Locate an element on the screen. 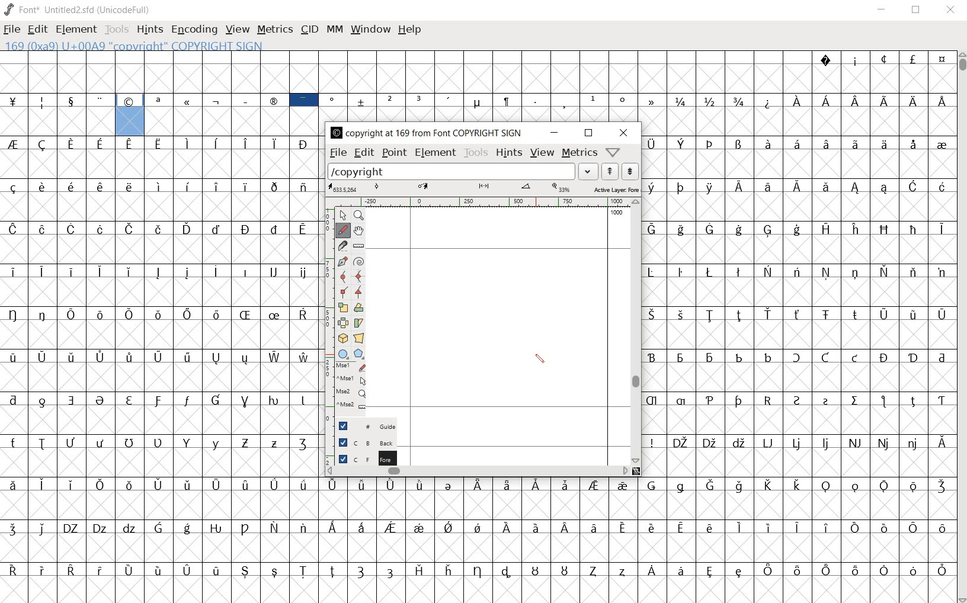 The width and height of the screenshot is (967, 603). file is located at coordinates (12, 31).